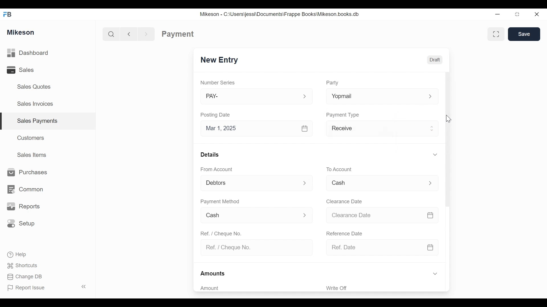 This screenshot has height=307, width=547. Describe the element at coordinates (28, 186) in the screenshot. I see `Common` at that location.